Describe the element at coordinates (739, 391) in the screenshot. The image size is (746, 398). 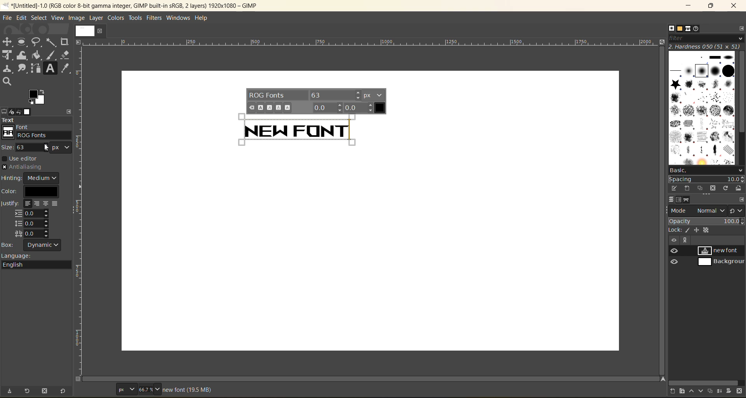
I see `delete this layer` at that location.